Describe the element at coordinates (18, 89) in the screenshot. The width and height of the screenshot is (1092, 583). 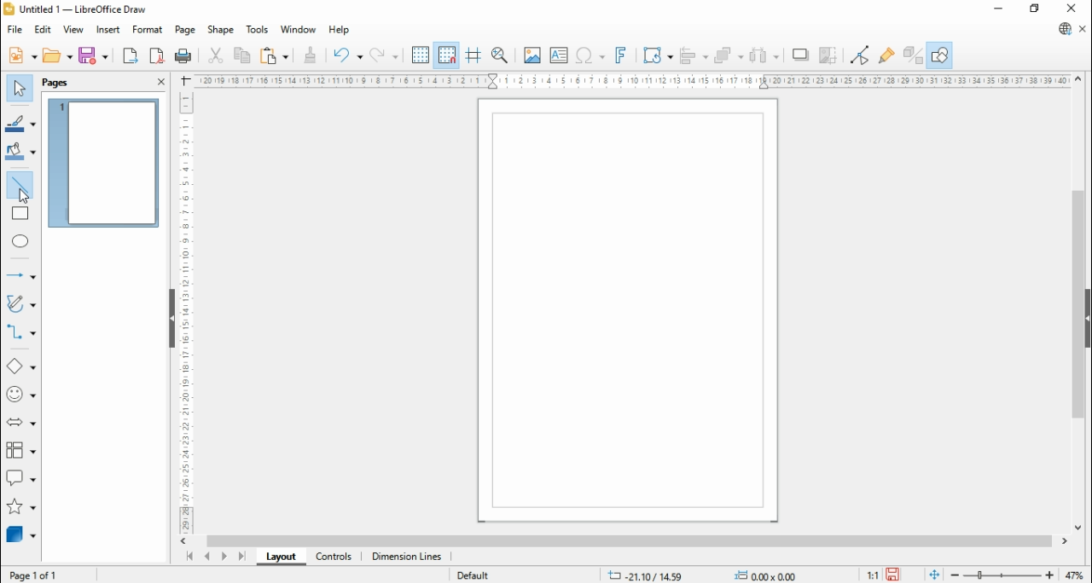
I see `select` at that location.